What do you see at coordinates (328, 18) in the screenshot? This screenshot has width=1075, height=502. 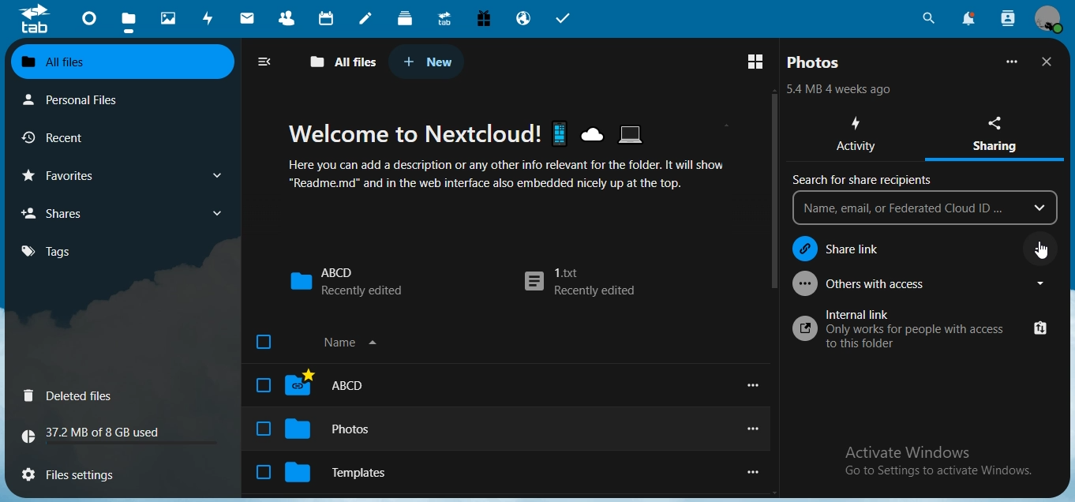 I see `calendar` at bounding box center [328, 18].